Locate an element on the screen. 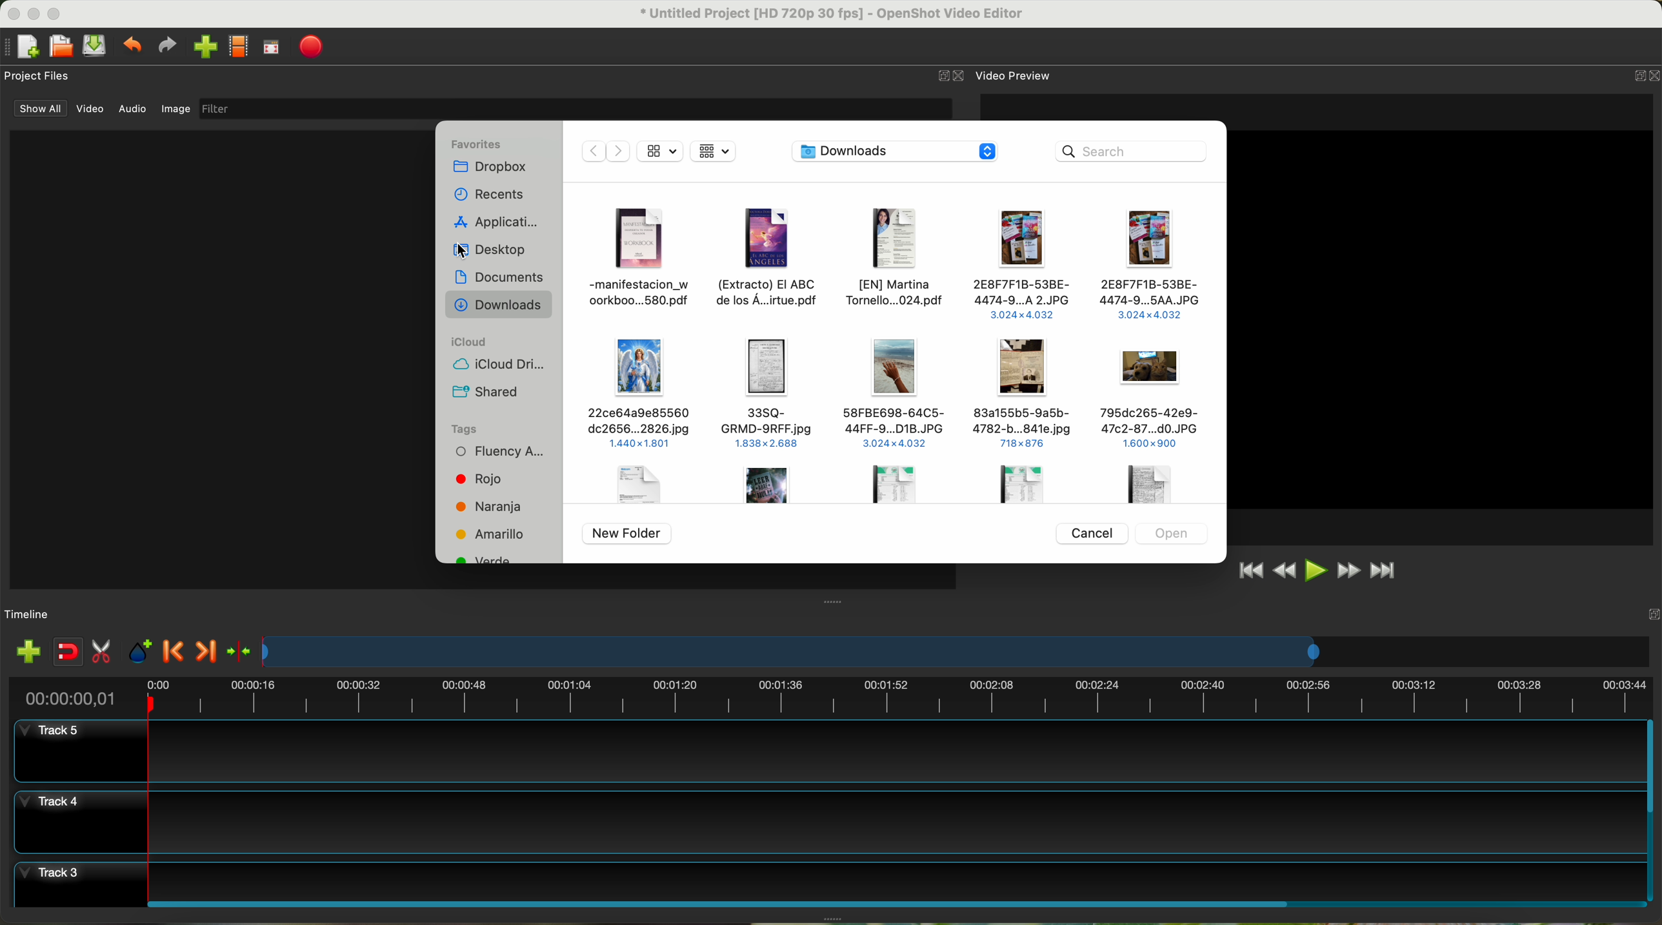  shared is located at coordinates (486, 393).